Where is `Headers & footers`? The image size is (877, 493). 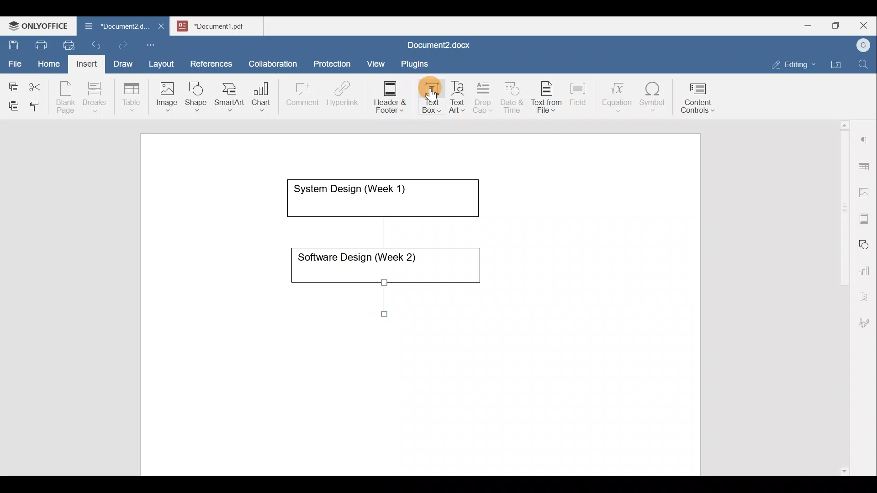 Headers & footers is located at coordinates (866, 216).